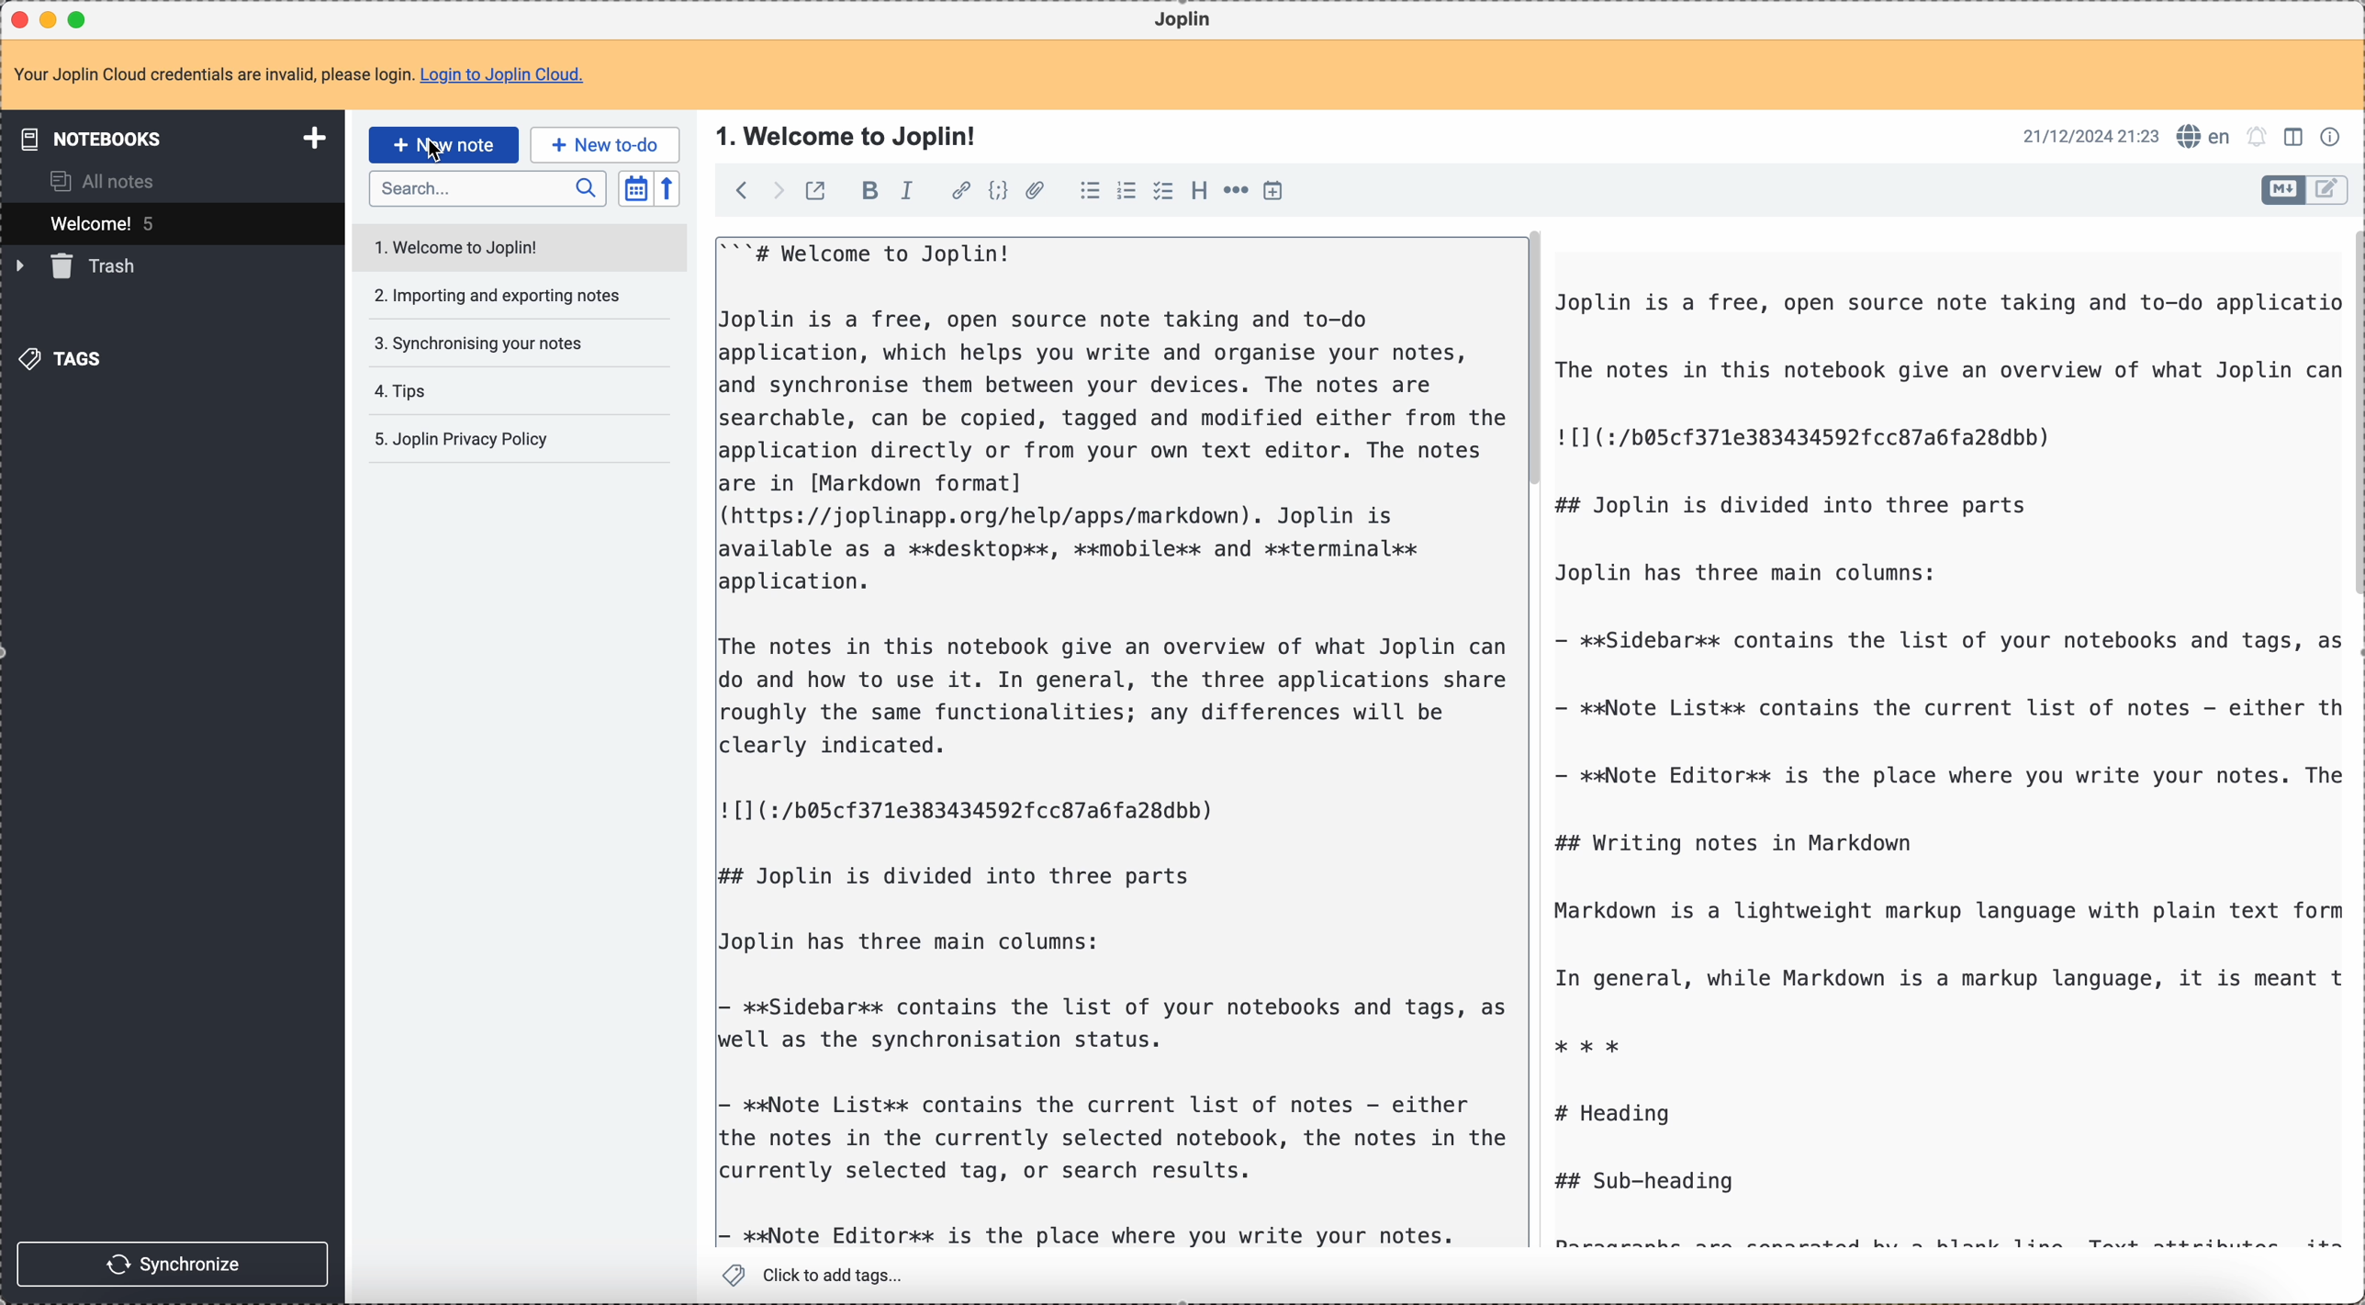  I want to click on body text, so click(1943, 763).